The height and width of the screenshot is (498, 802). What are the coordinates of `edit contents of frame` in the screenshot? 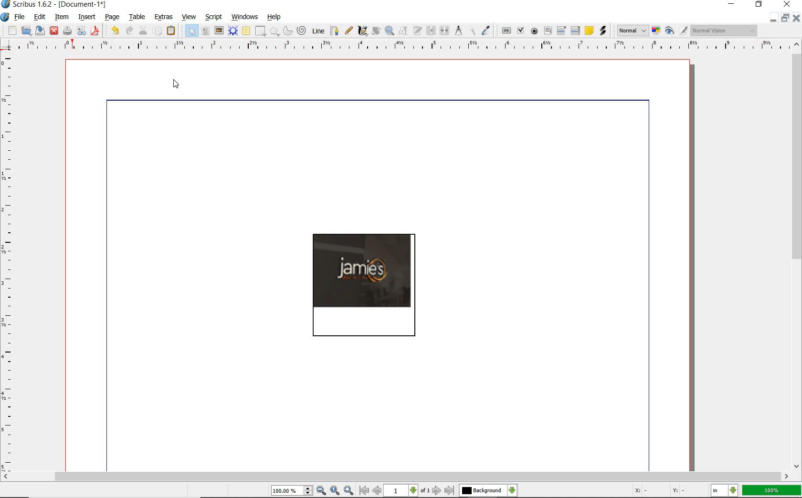 It's located at (404, 31).